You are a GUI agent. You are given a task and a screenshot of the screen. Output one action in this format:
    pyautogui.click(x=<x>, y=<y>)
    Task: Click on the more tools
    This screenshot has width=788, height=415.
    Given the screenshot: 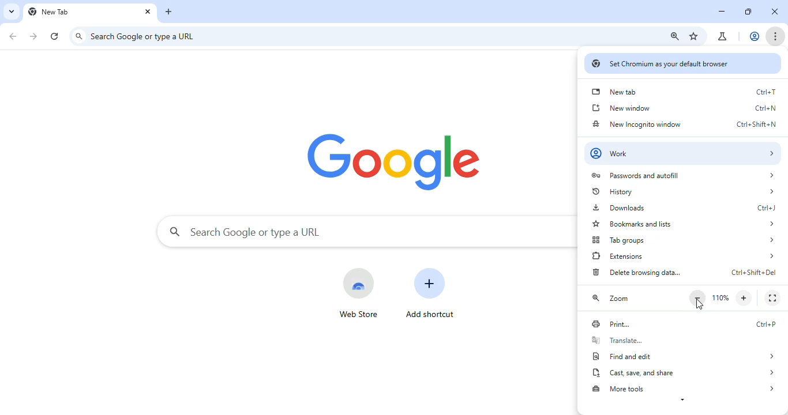 What is the action you would take?
    pyautogui.click(x=685, y=388)
    